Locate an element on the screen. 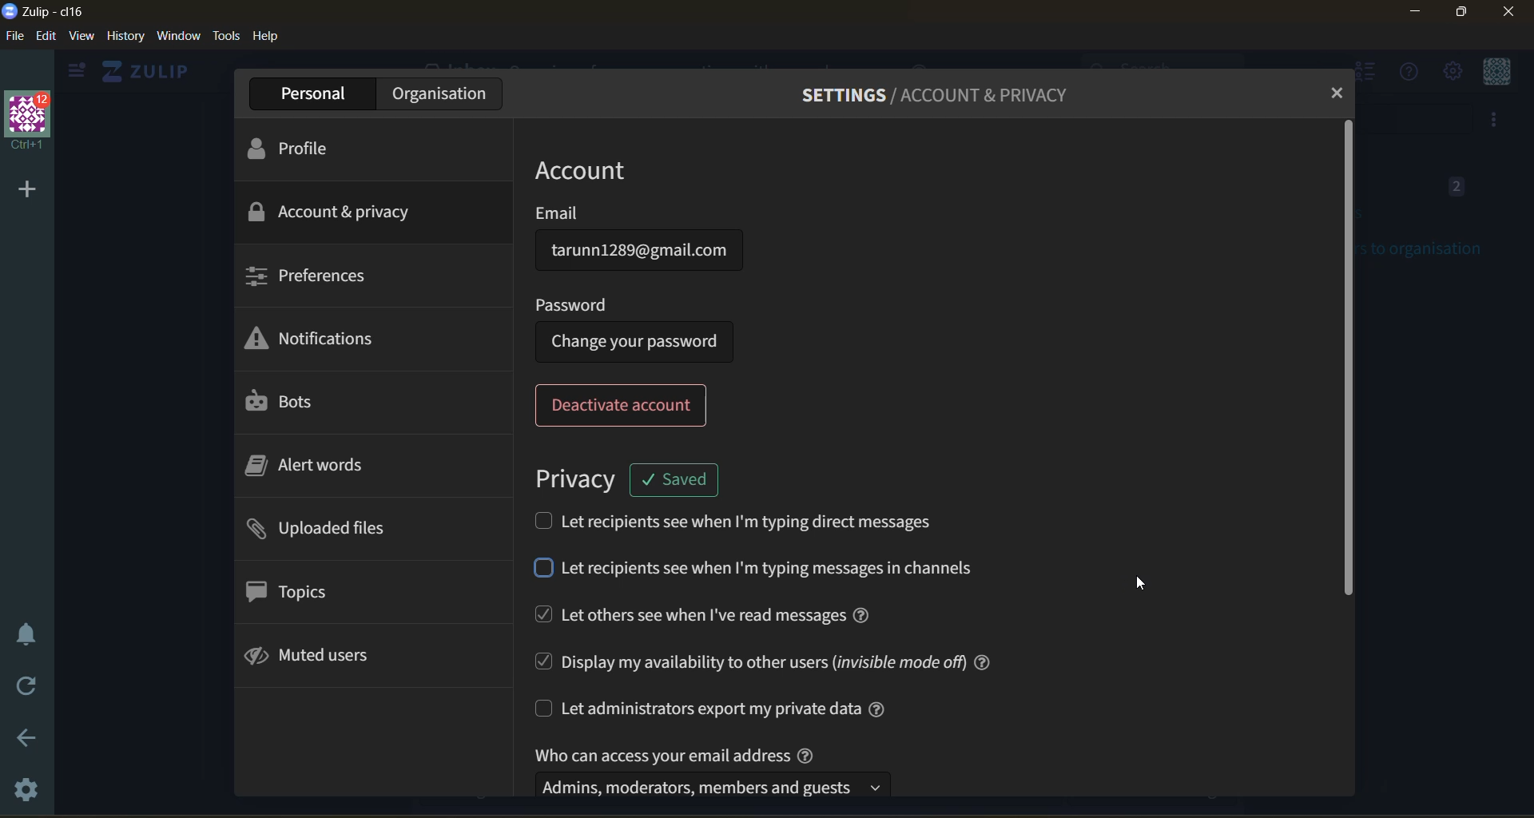 Image resolution: width=1534 pixels, height=818 pixels. view is located at coordinates (81, 38).